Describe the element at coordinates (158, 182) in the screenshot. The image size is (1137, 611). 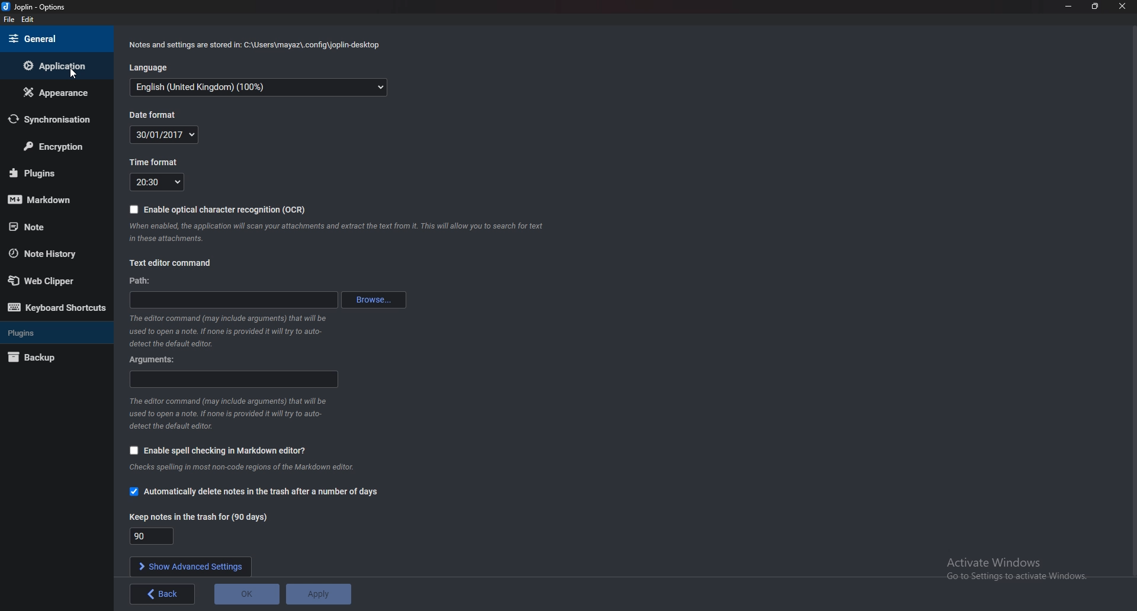
I see `Time format` at that location.